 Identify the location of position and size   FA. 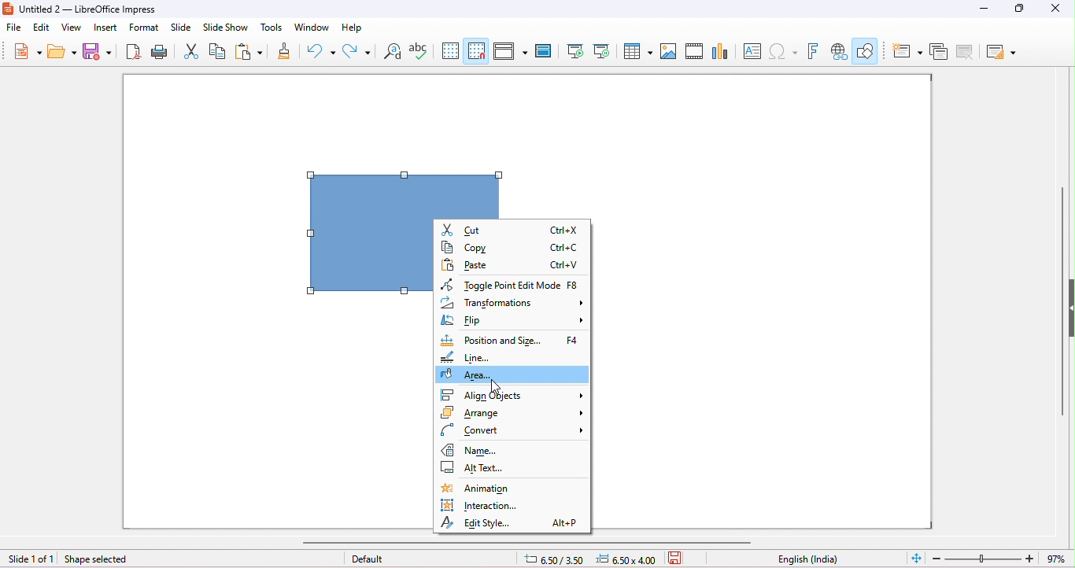
(511, 340).